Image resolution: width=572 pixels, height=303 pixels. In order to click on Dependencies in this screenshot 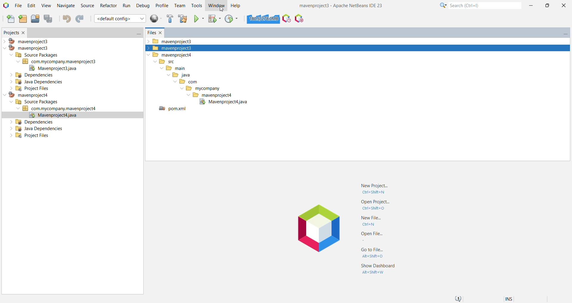, I will do `click(32, 122)`.